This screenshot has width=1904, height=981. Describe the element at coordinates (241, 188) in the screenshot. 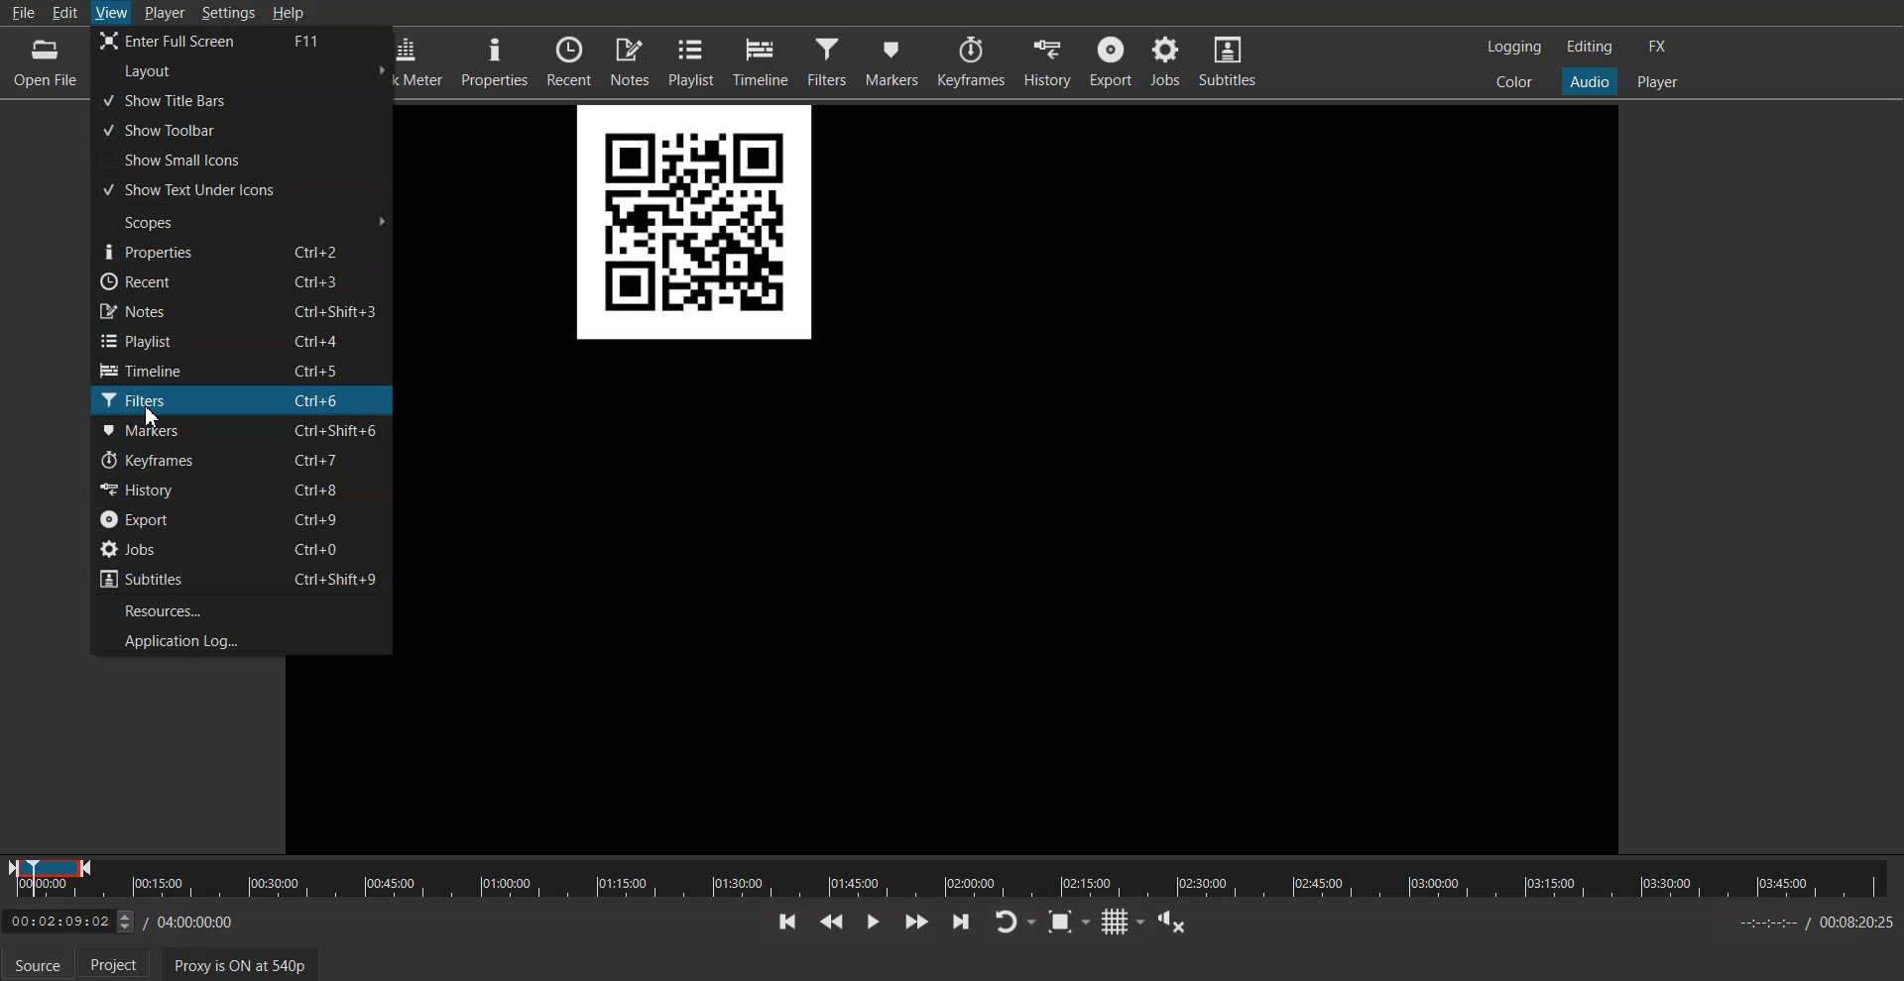

I see `Show Text Under Icons` at that location.